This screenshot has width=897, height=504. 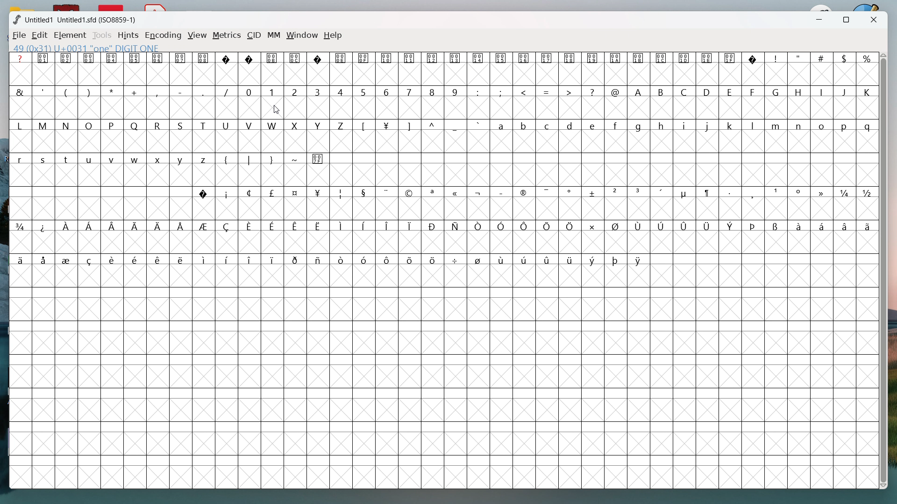 I want to click on symbol, so click(x=662, y=58).